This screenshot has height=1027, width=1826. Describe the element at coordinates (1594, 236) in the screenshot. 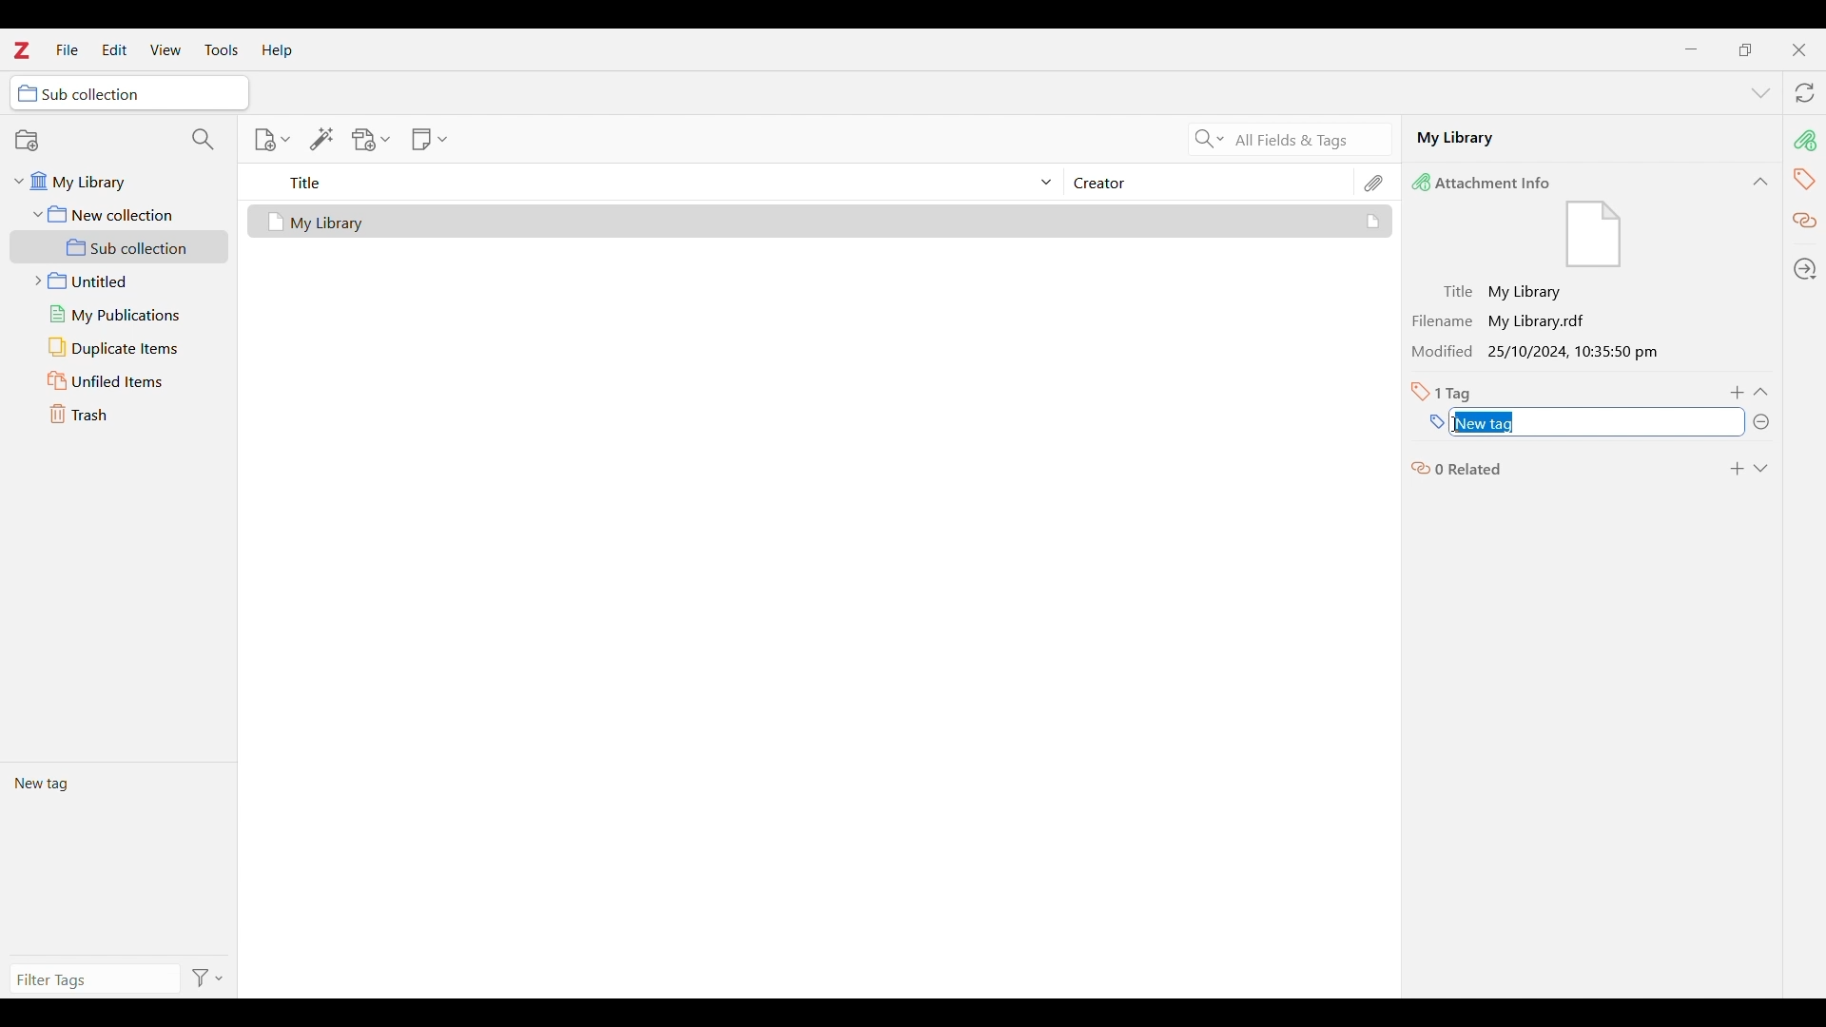

I see `file logo` at that location.